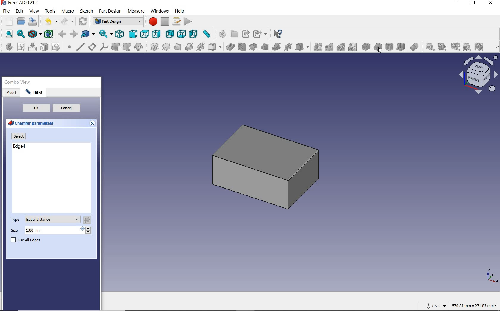 This screenshot has width=500, height=311. What do you see at coordinates (182, 34) in the screenshot?
I see `bottom` at bounding box center [182, 34].